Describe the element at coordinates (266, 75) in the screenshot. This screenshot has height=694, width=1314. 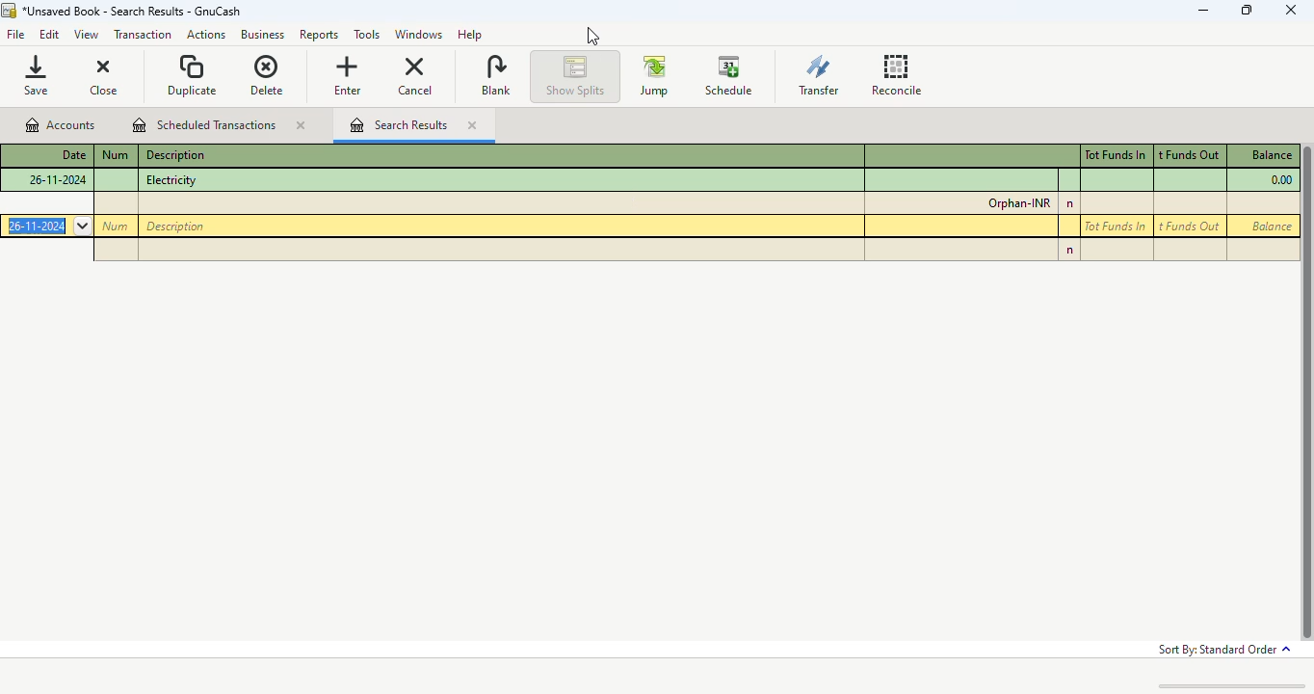
I see `delete` at that location.